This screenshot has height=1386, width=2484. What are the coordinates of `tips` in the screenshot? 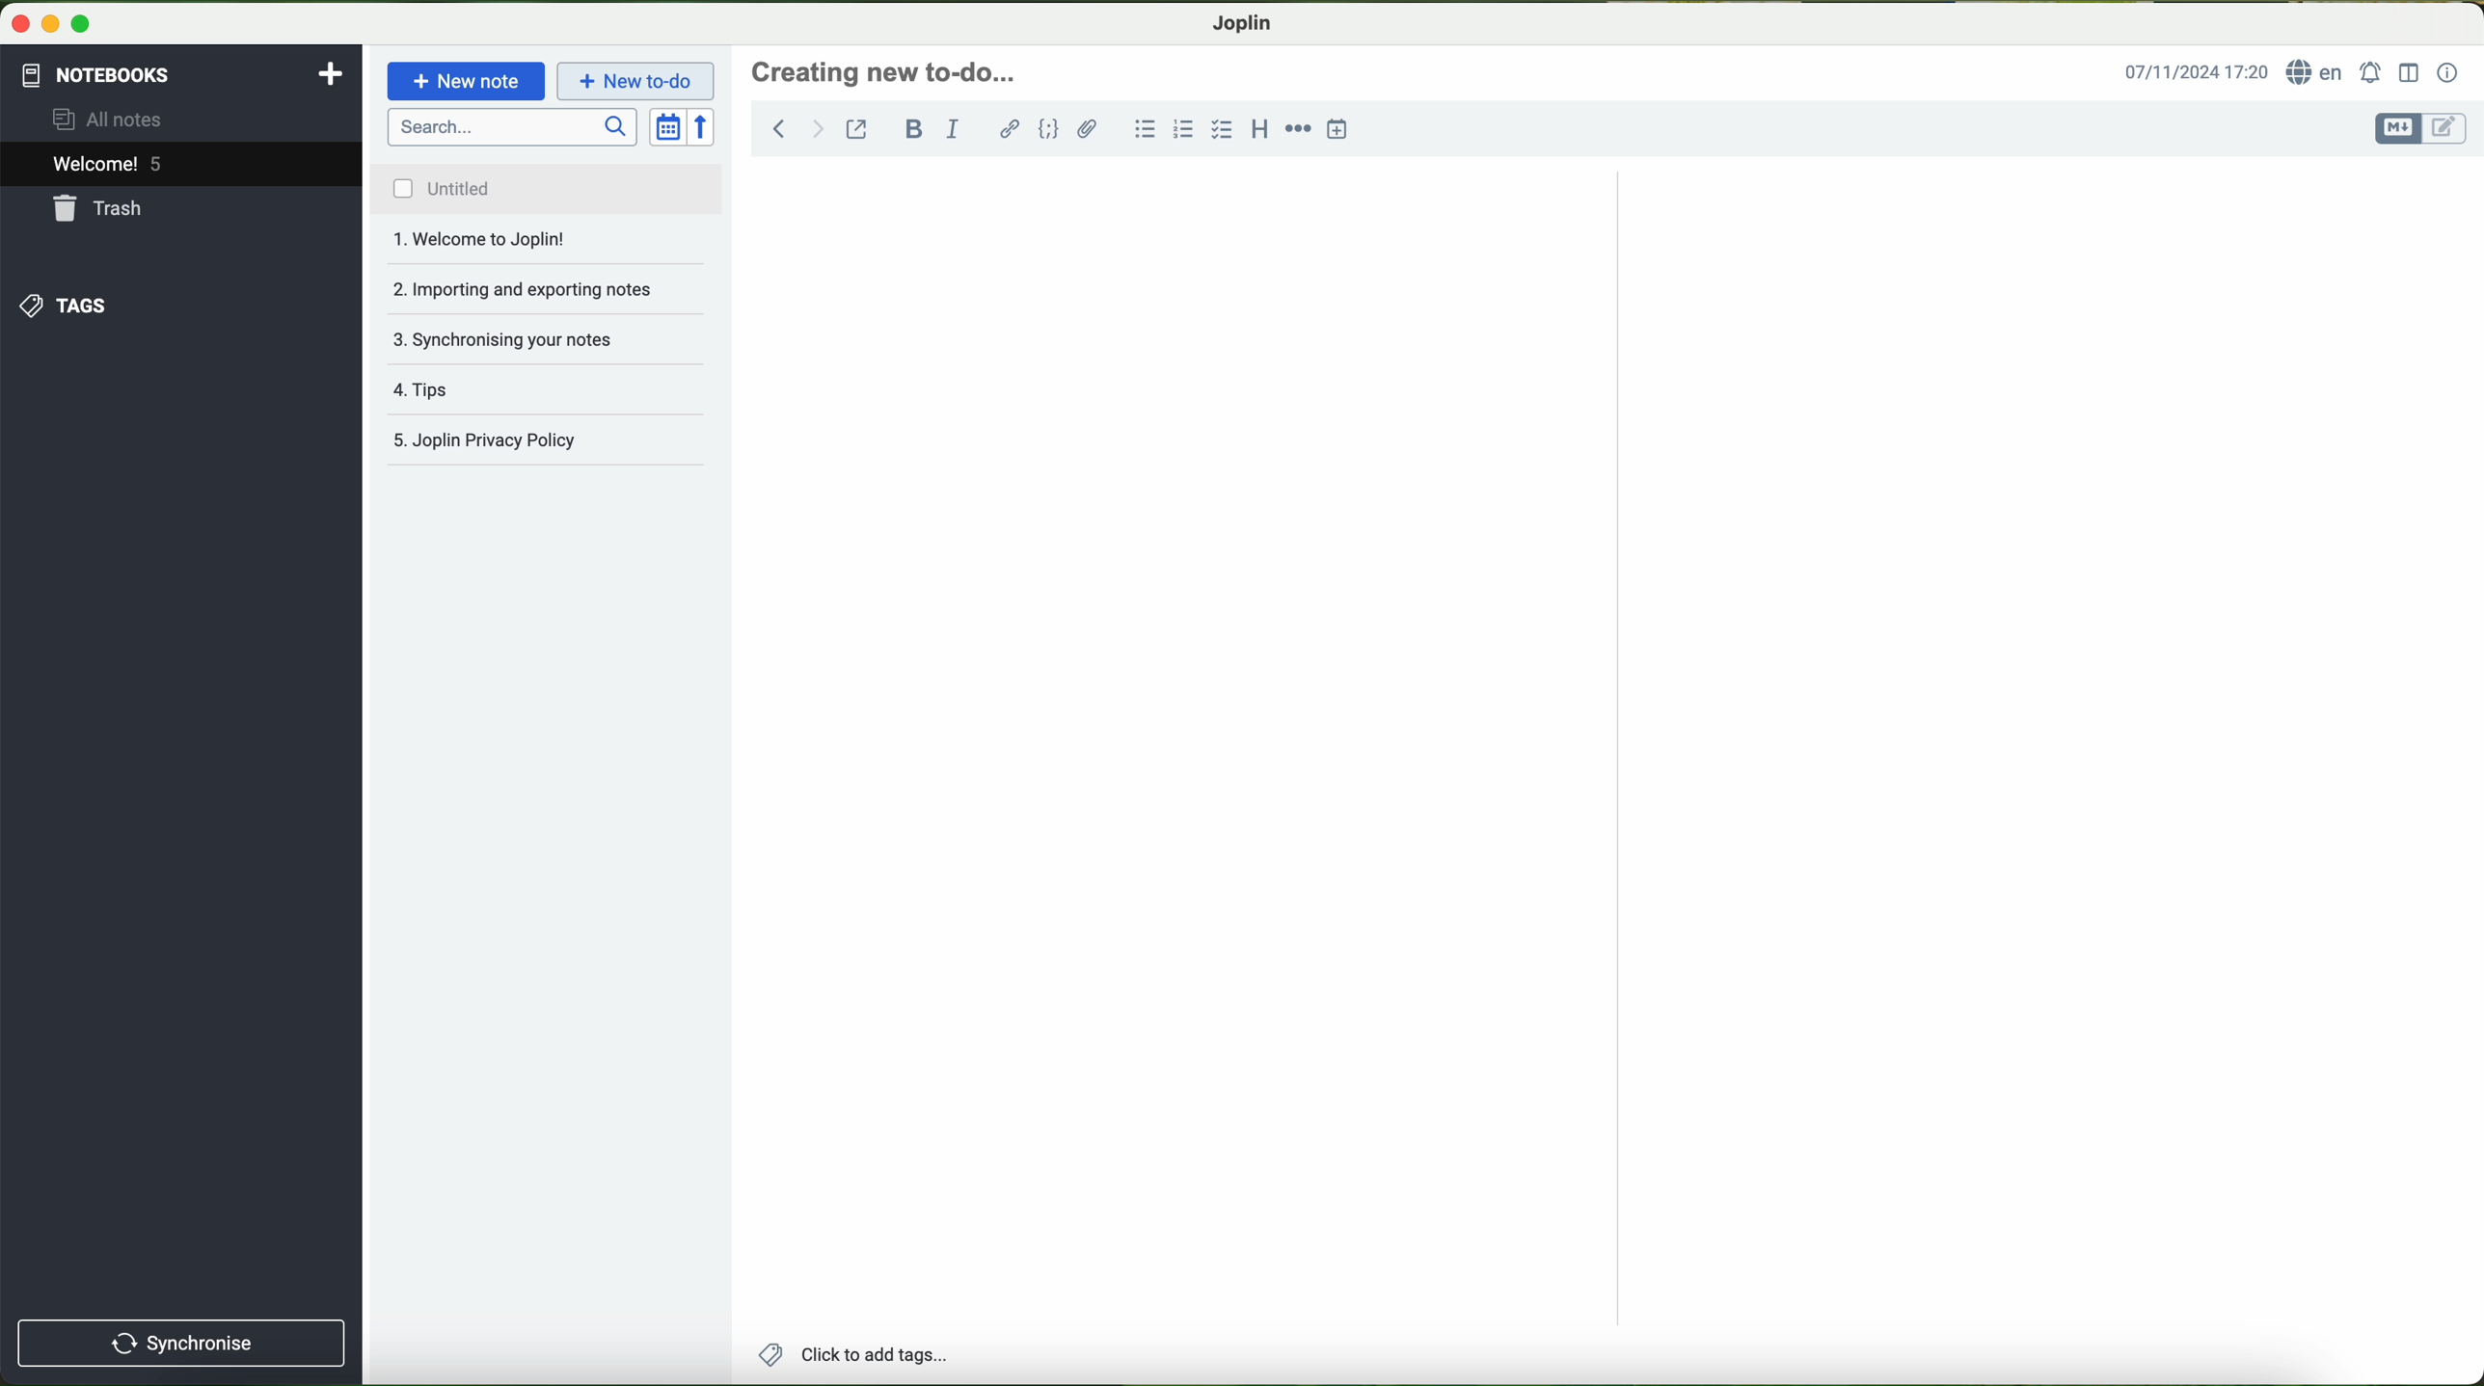 It's located at (547, 339).